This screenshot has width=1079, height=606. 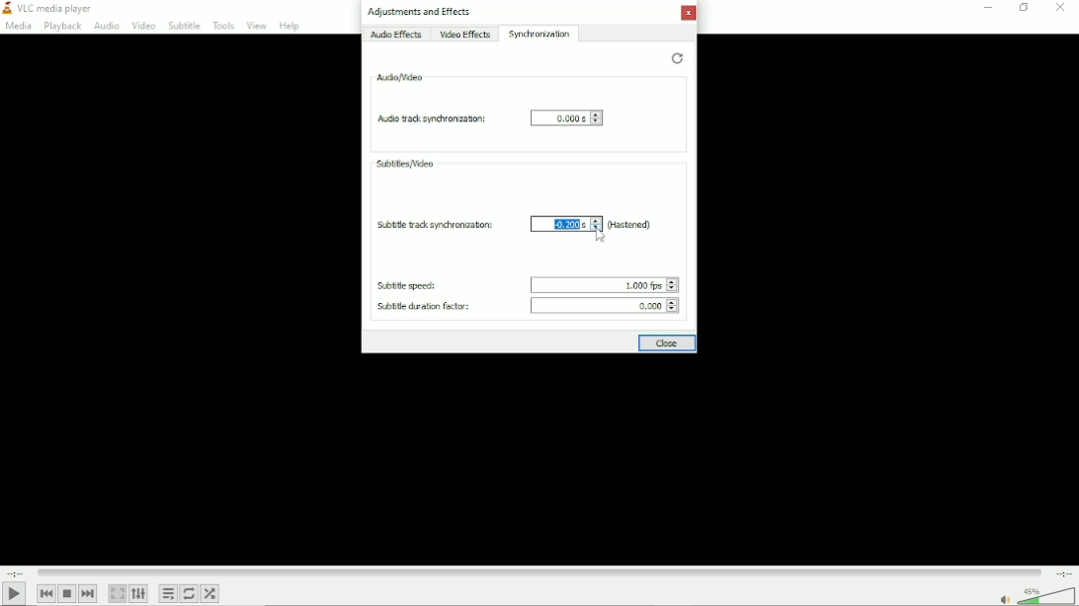 I want to click on Synchronization, so click(x=540, y=35).